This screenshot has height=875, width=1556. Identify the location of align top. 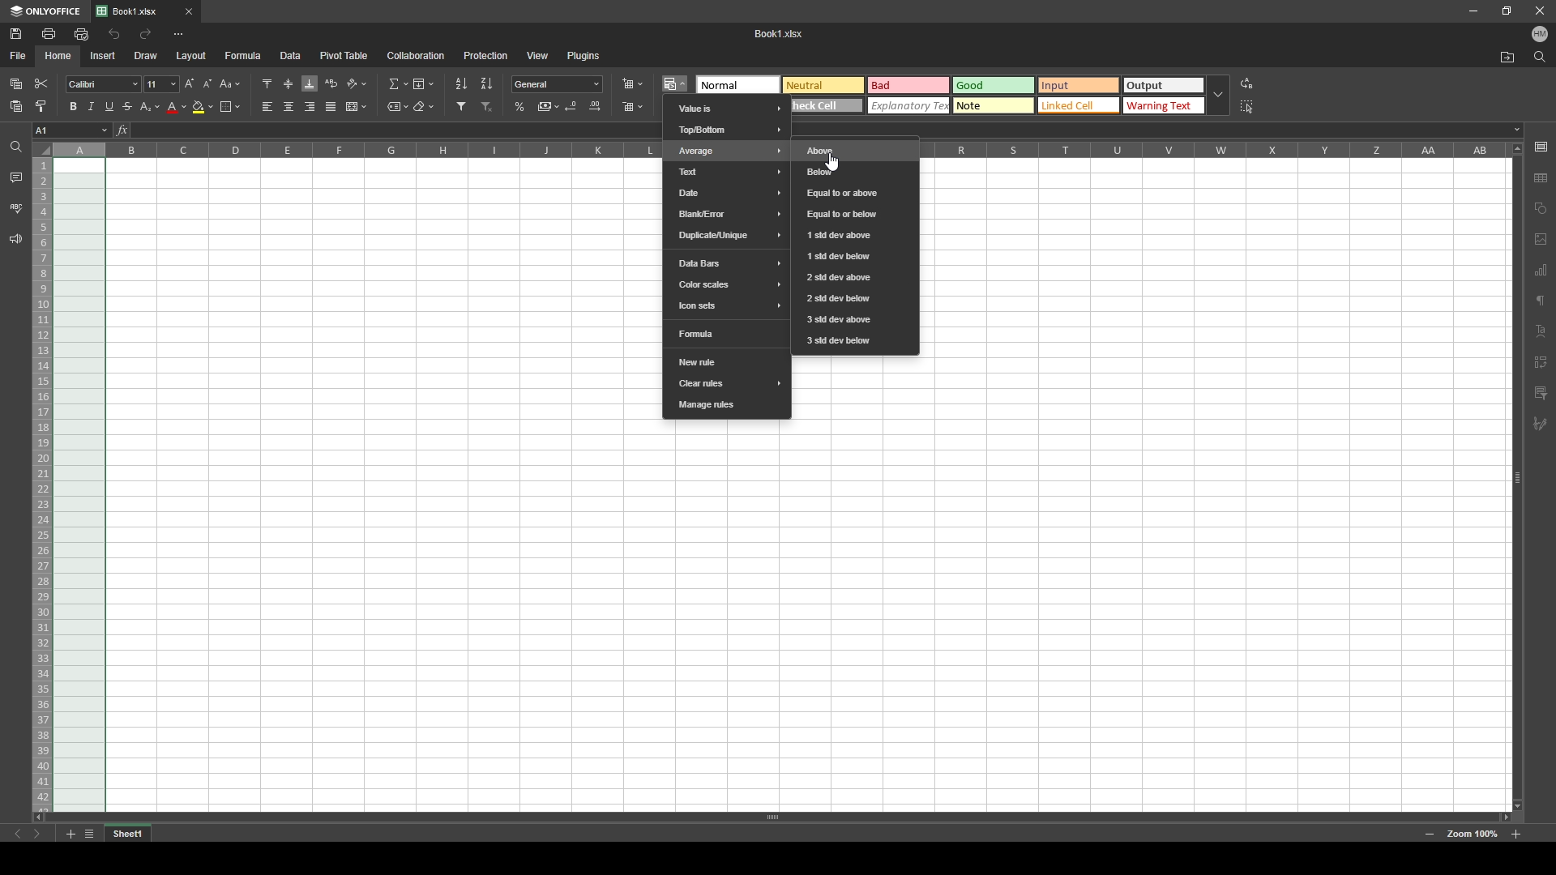
(267, 83).